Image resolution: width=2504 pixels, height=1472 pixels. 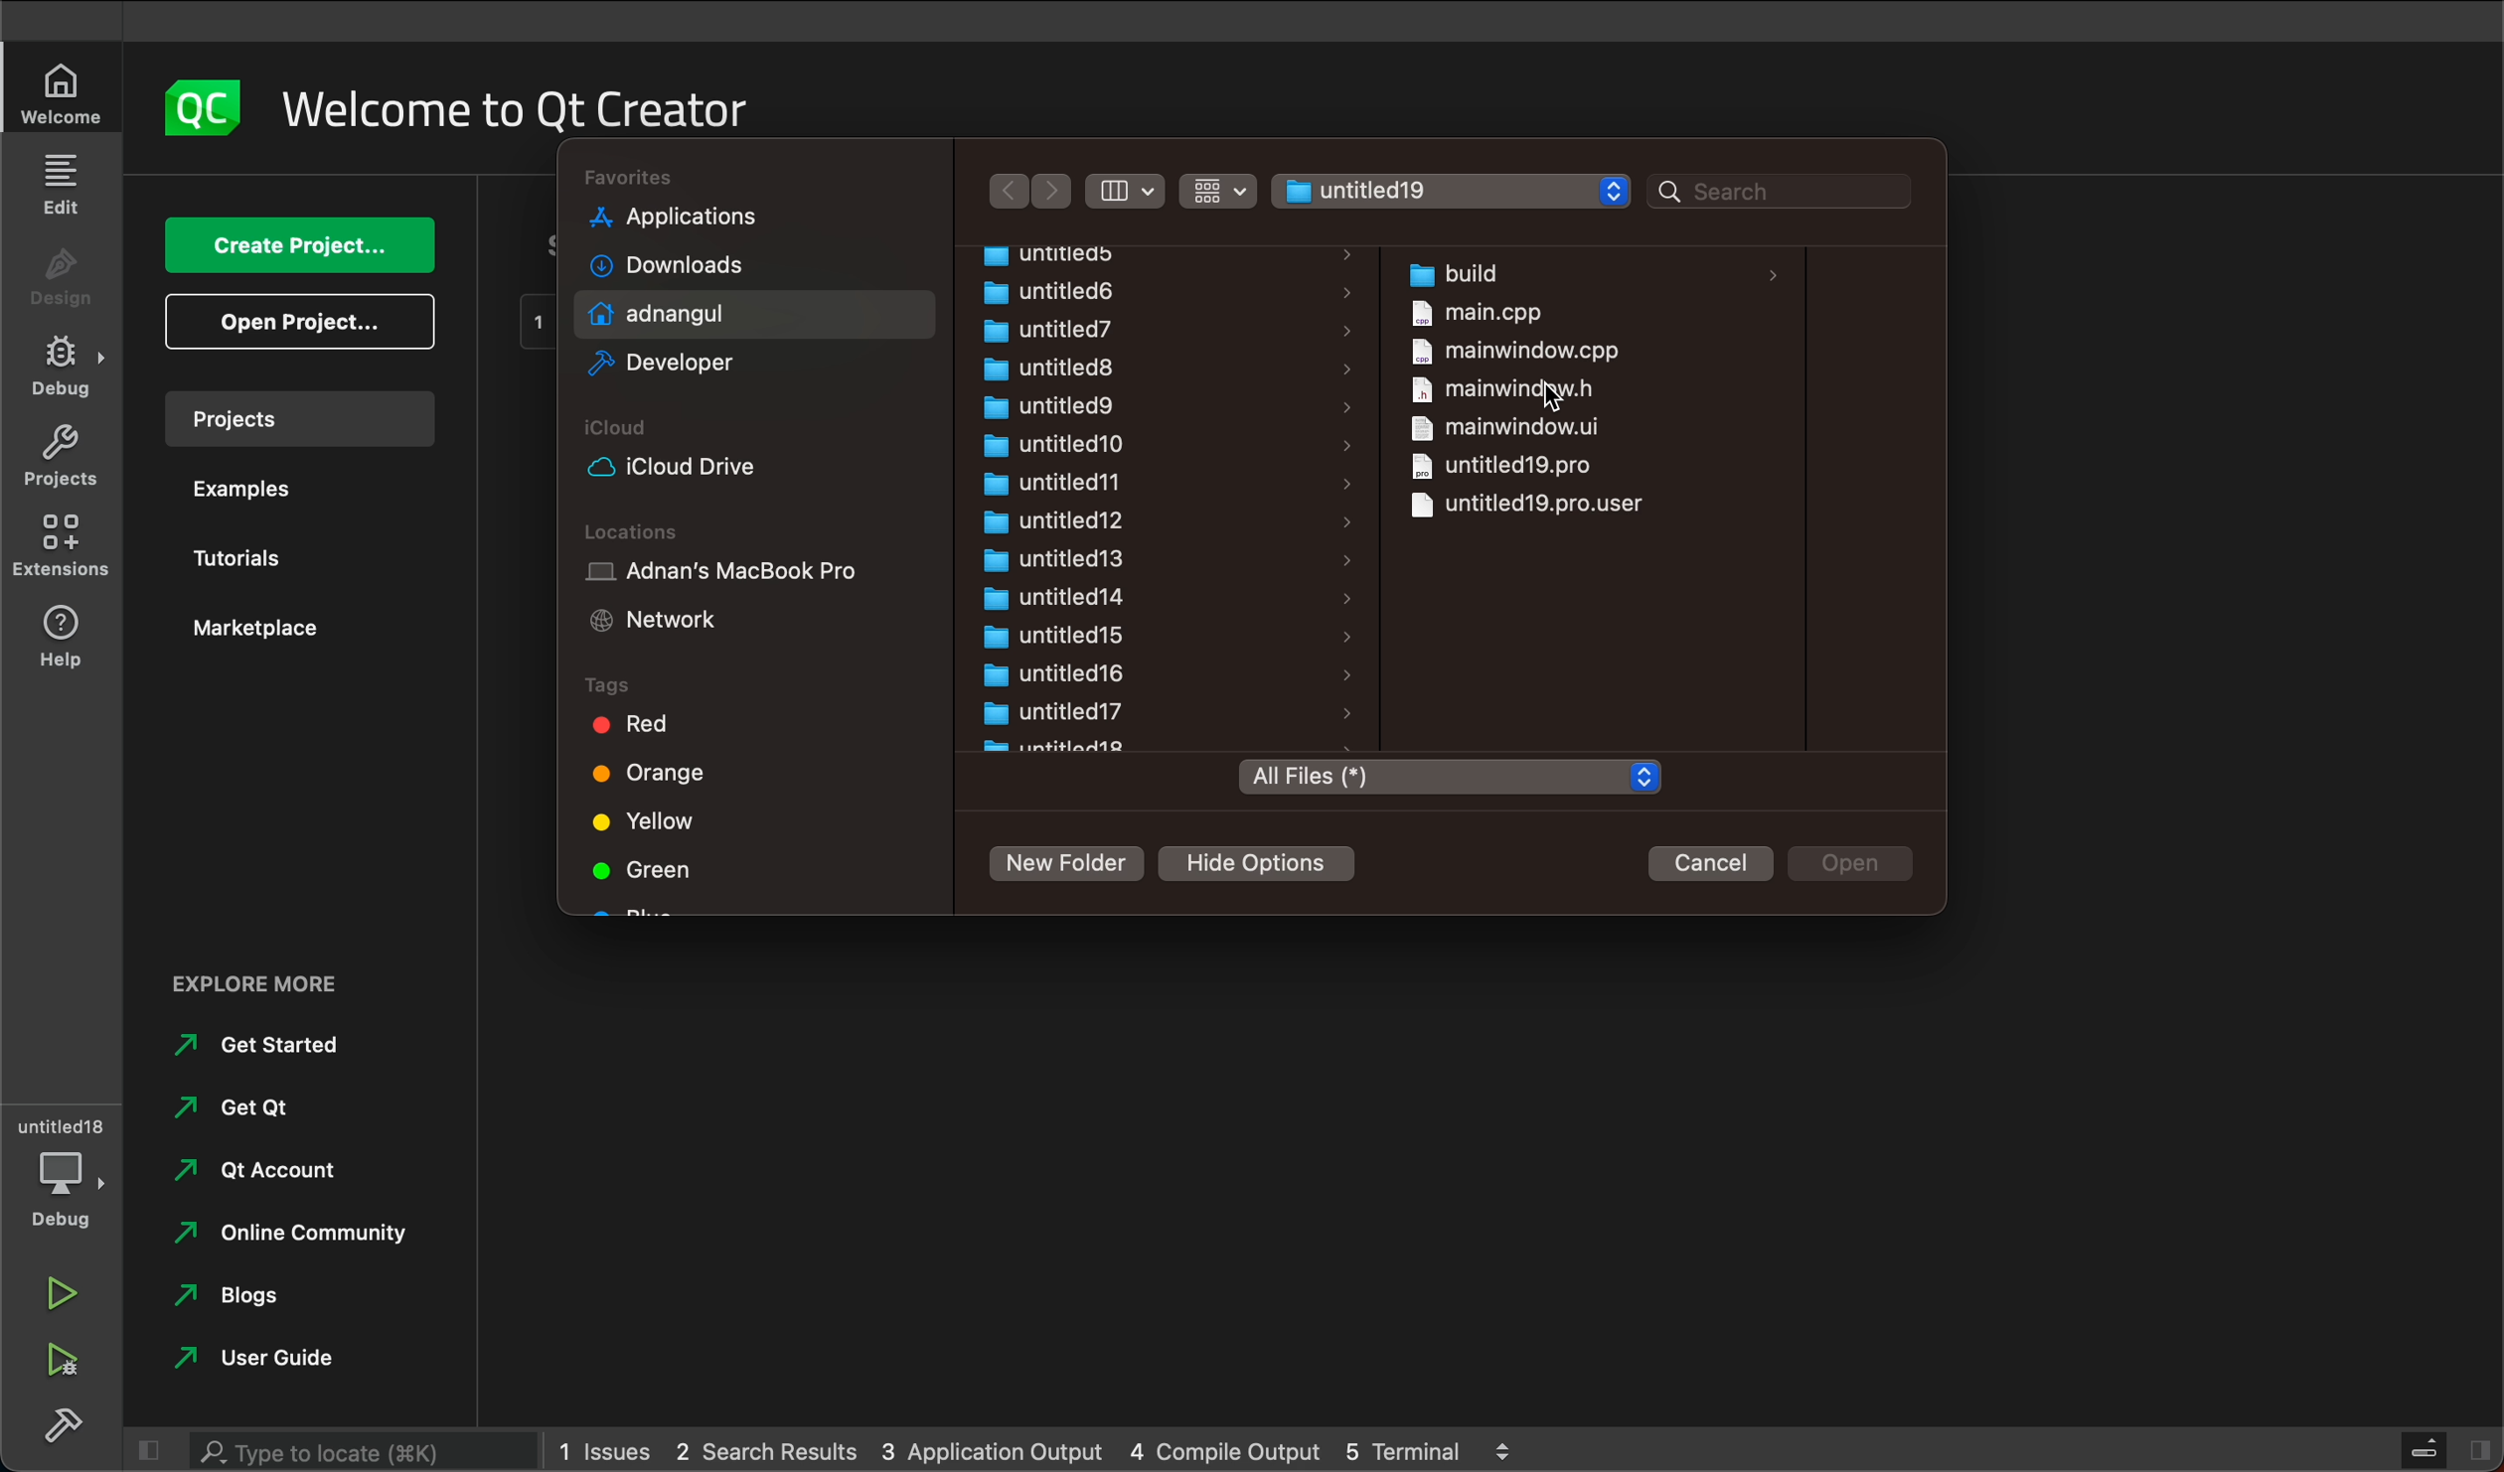 What do you see at coordinates (679, 313) in the screenshot?
I see `adnan gul` at bounding box center [679, 313].